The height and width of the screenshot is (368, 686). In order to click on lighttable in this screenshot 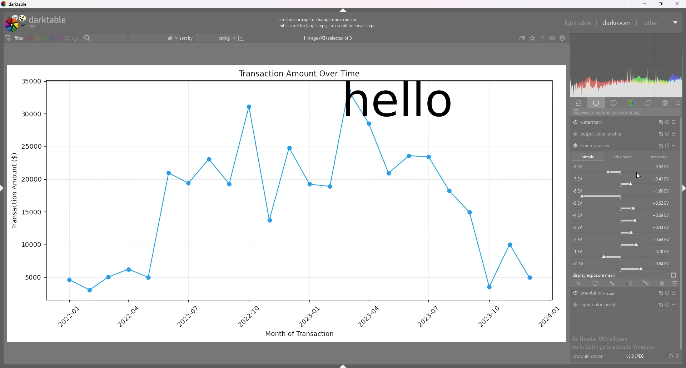, I will do `click(578, 23)`.